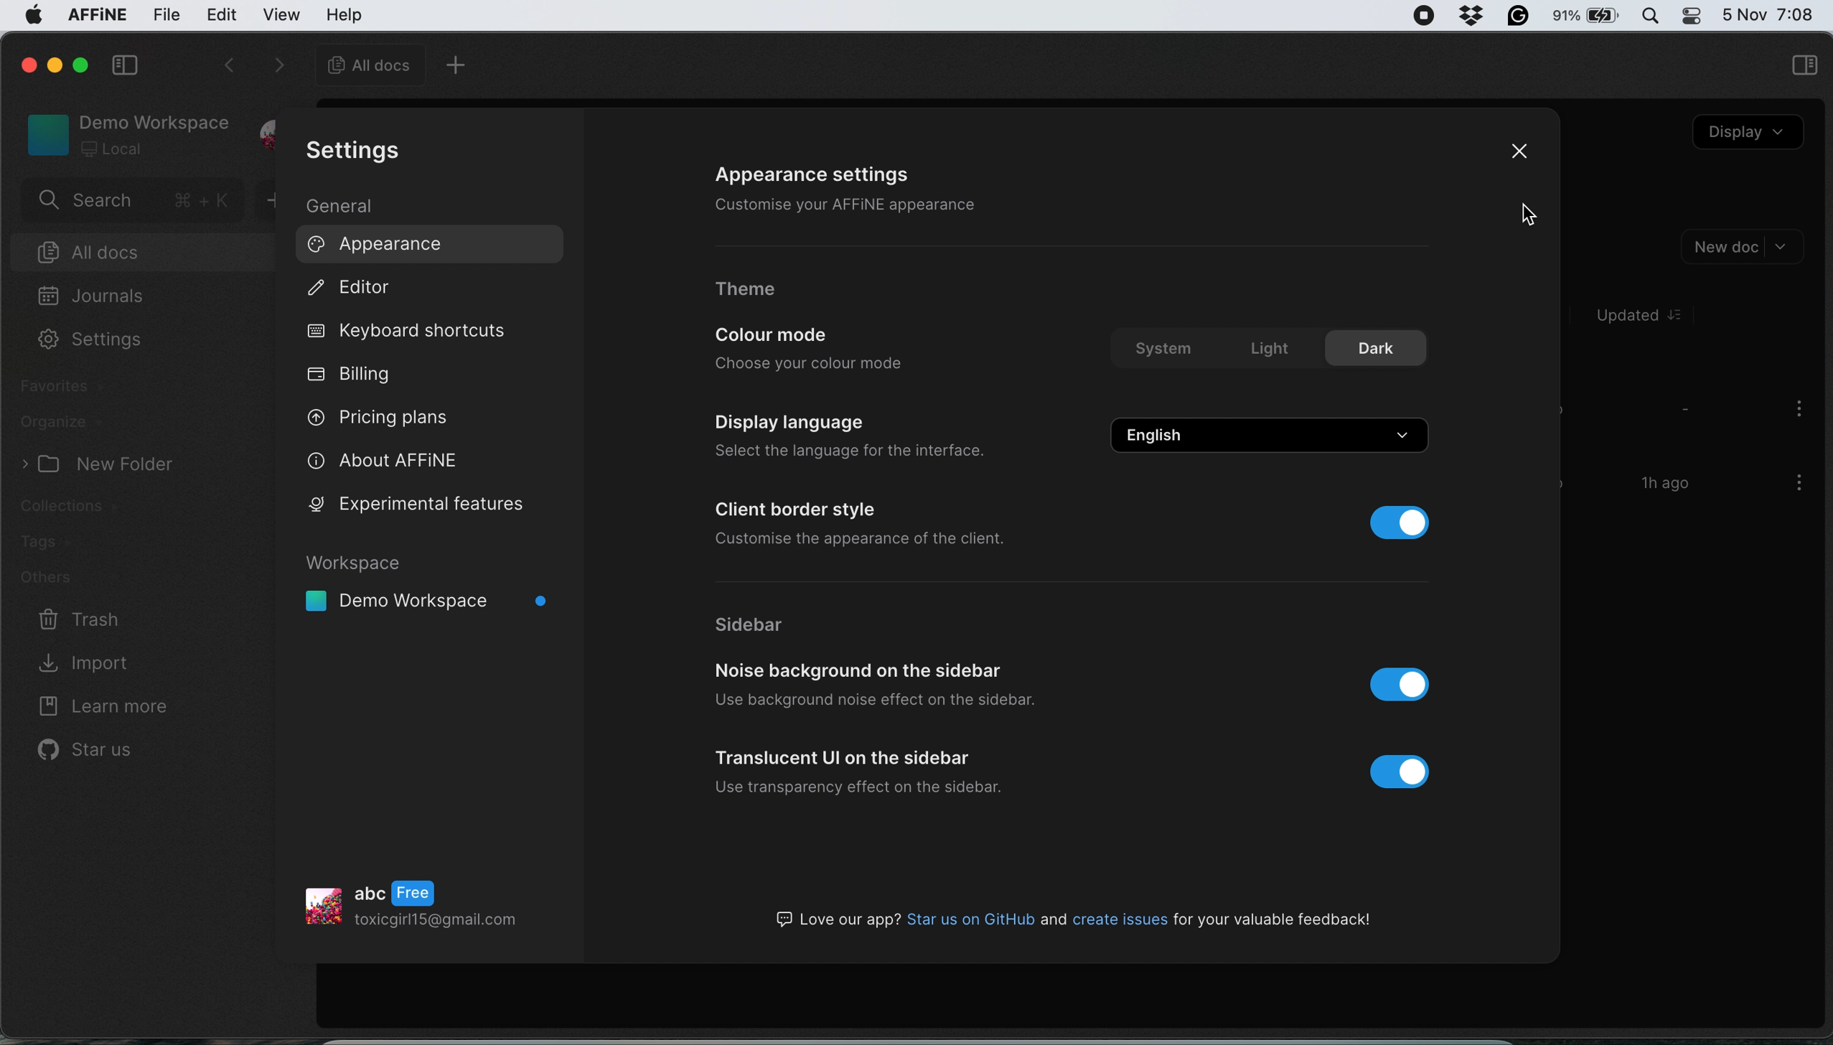 The image size is (1833, 1045). What do you see at coordinates (219, 62) in the screenshot?
I see `switch tabs` at bounding box center [219, 62].